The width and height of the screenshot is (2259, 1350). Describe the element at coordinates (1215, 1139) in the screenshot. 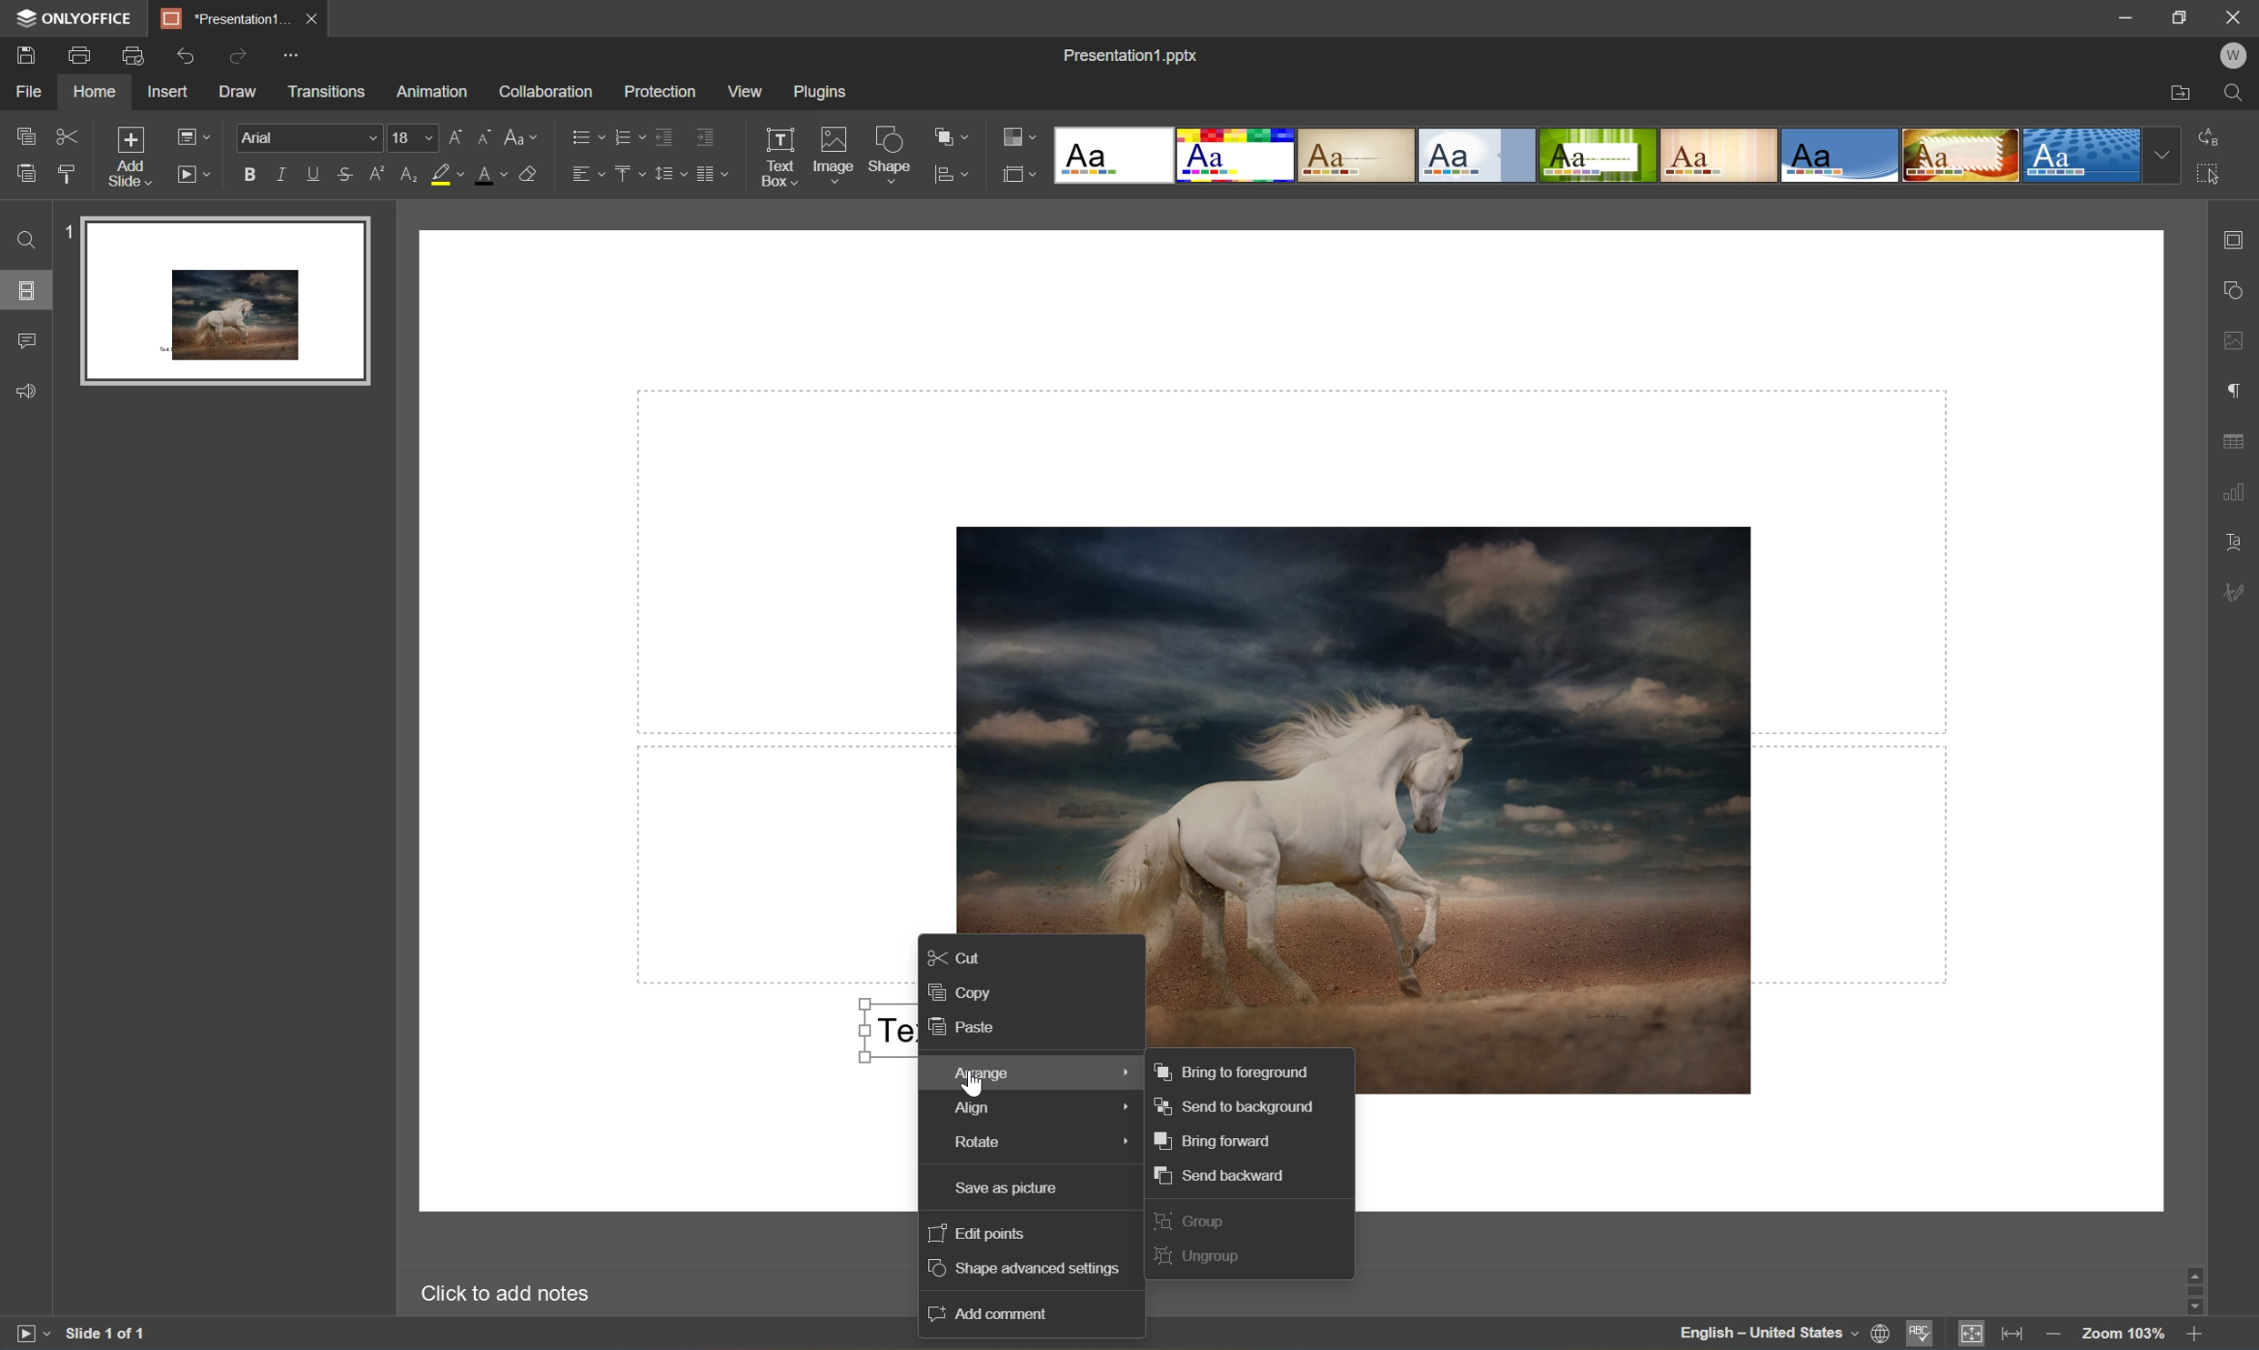

I see `Bring forward` at that location.